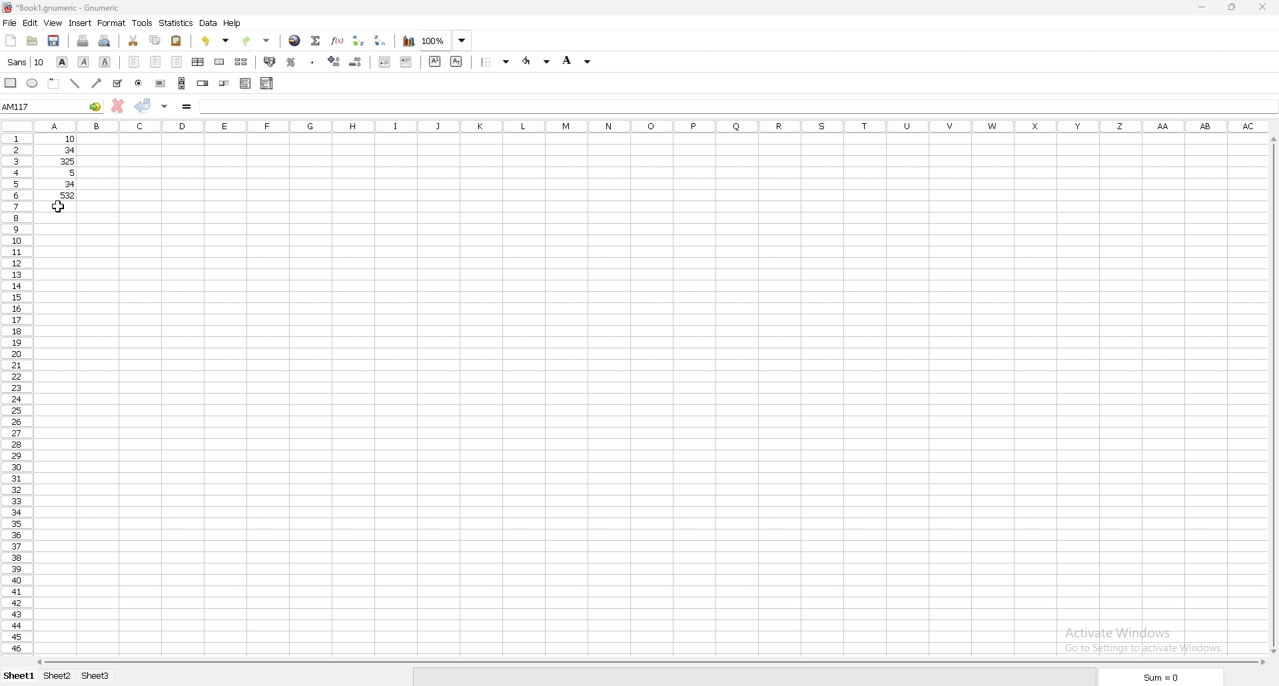 Image resolution: width=1279 pixels, height=686 pixels. Describe the element at coordinates (32, 41) in the screenshot. I see `open` at that location.